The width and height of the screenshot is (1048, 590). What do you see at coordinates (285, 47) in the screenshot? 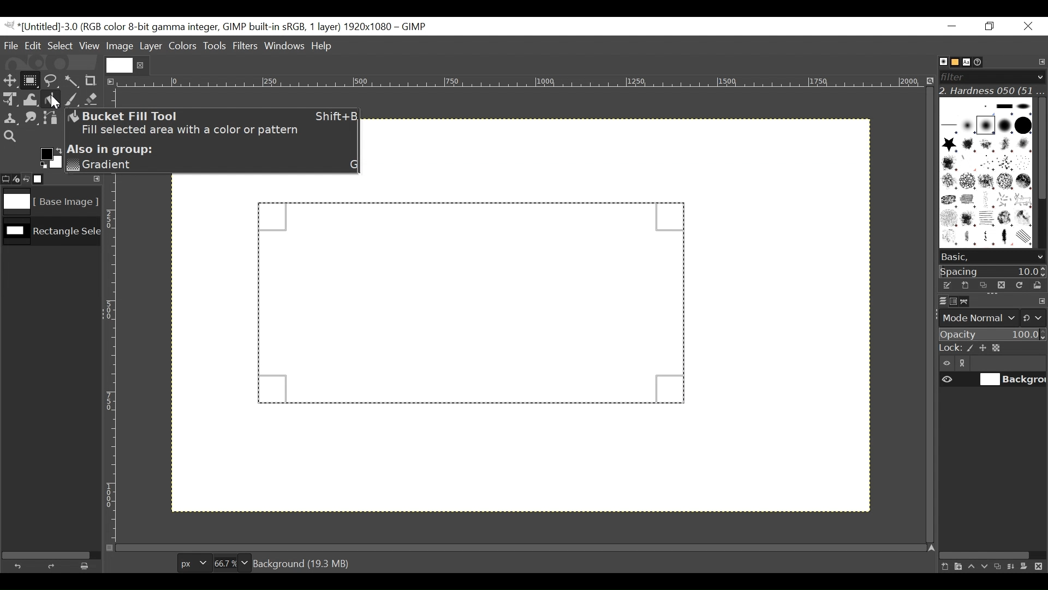
I see `Windows` at bounding box center [285, 47].